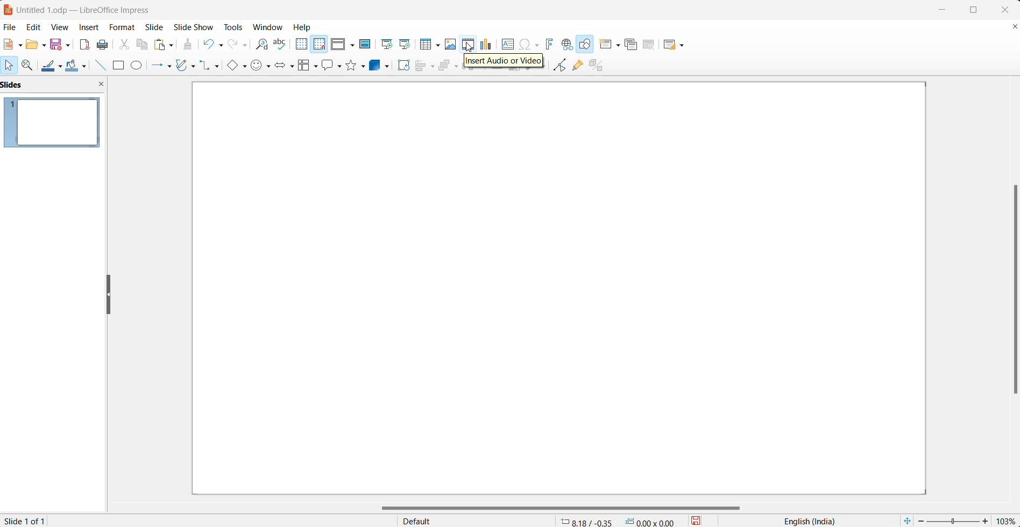 Image resolution: width=1020 pixels, height=527 pixels. I want to click on curve and polygons options dropdown button, so click(194, 66).